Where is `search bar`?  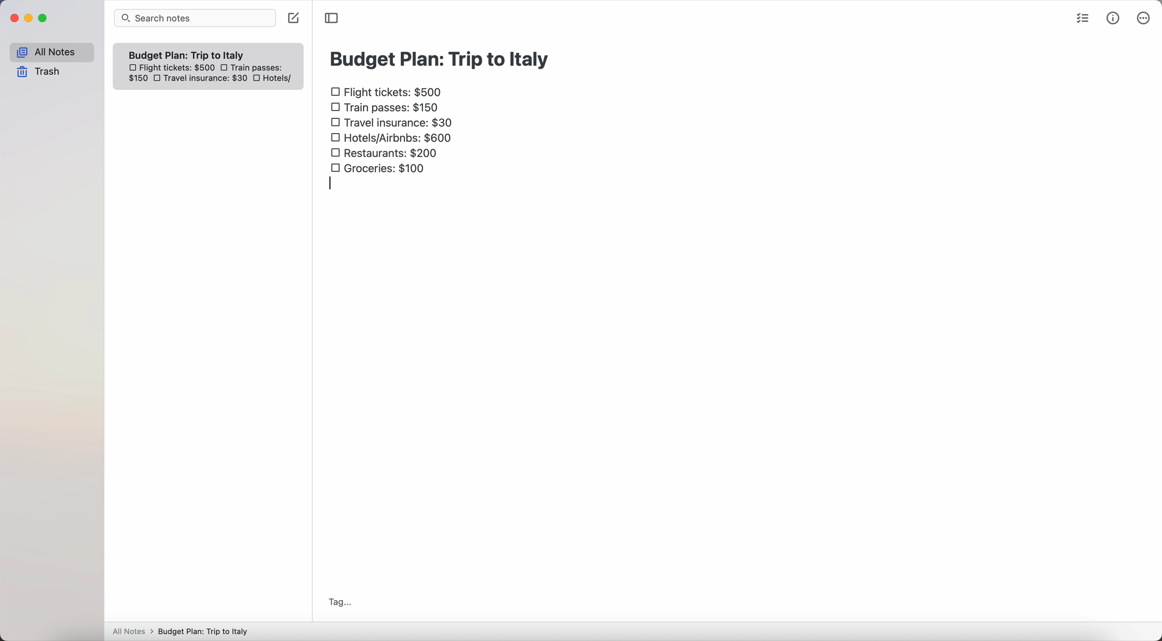
search bar is located at coordinates (195, 18).